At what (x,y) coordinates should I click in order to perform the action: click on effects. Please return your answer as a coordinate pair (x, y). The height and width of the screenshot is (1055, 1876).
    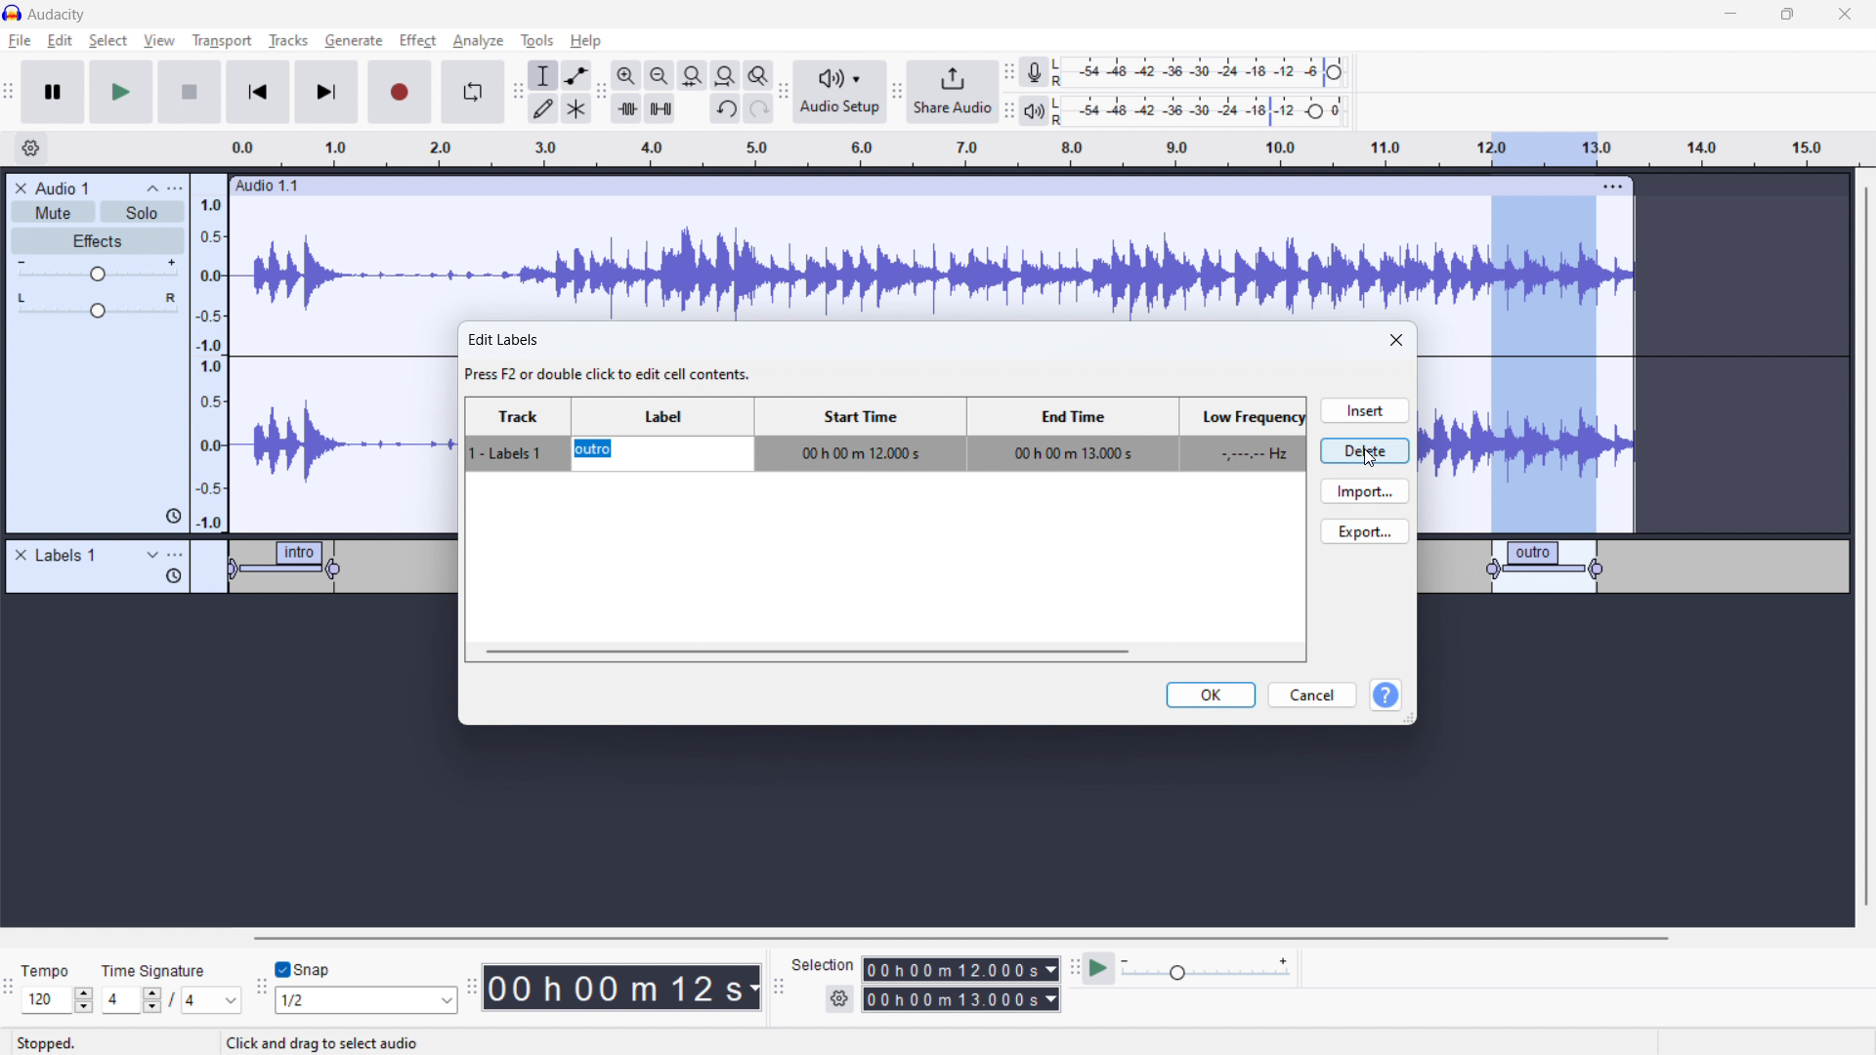
    Looking at the image, I should click on (99, 241).